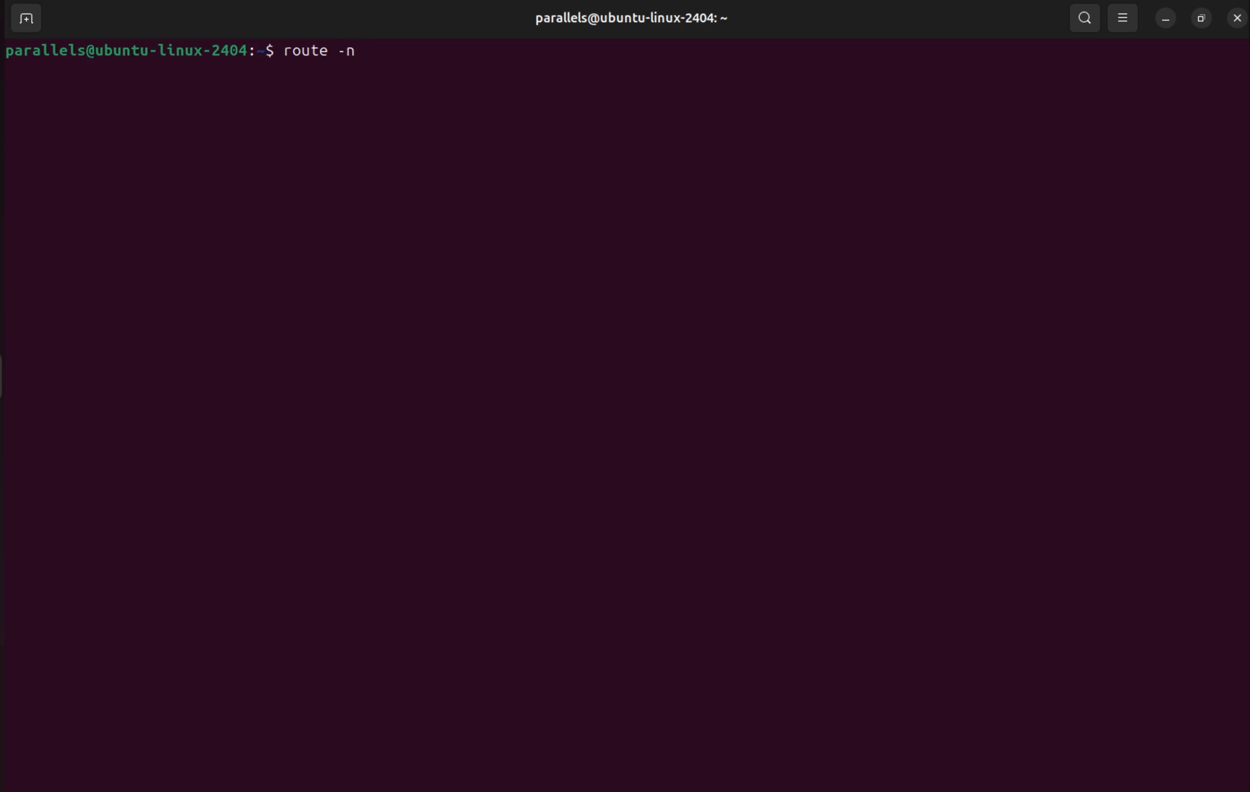 The image size is (1250, 792). I want to click on search, so click(1086, 19).